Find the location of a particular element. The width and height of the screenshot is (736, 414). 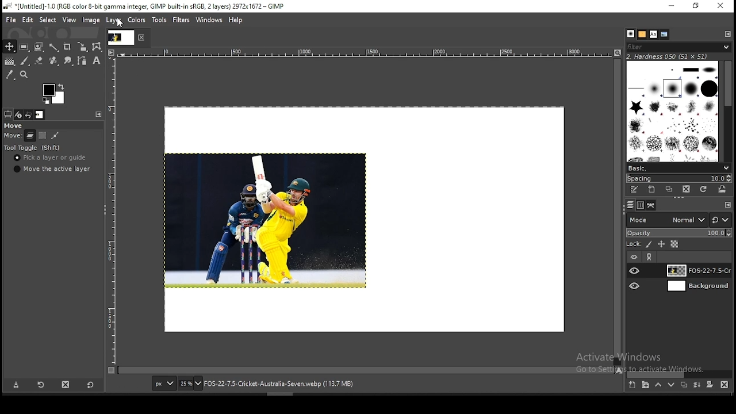

brush tool is located at coordinates (25, 61).